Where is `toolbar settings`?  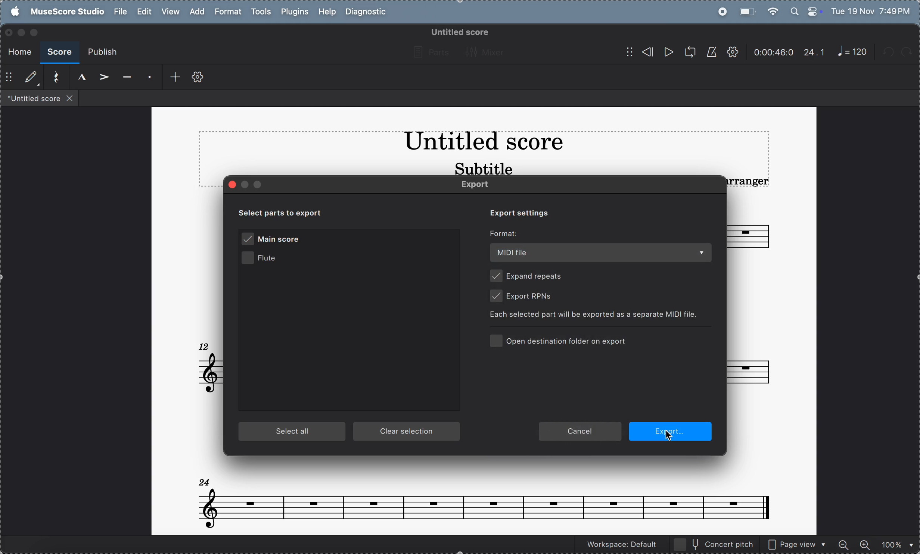
toolbar settings is located at coordinates (198, 78).